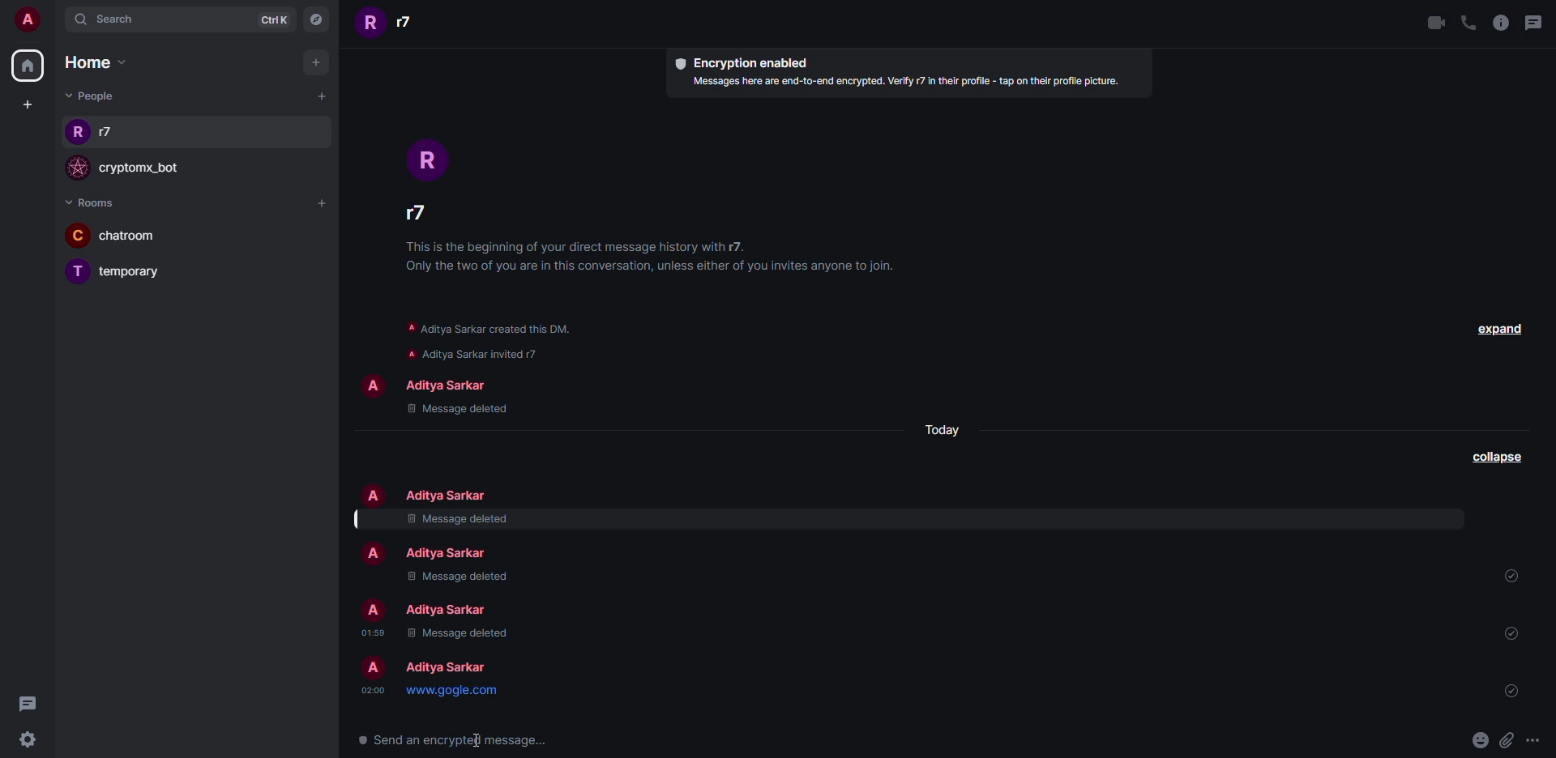 This screenshot has height=758, width=1556. What do you see at coordinates (1501, 23) in the screenshot?
I see `info` at bounding box center [1501, 23].